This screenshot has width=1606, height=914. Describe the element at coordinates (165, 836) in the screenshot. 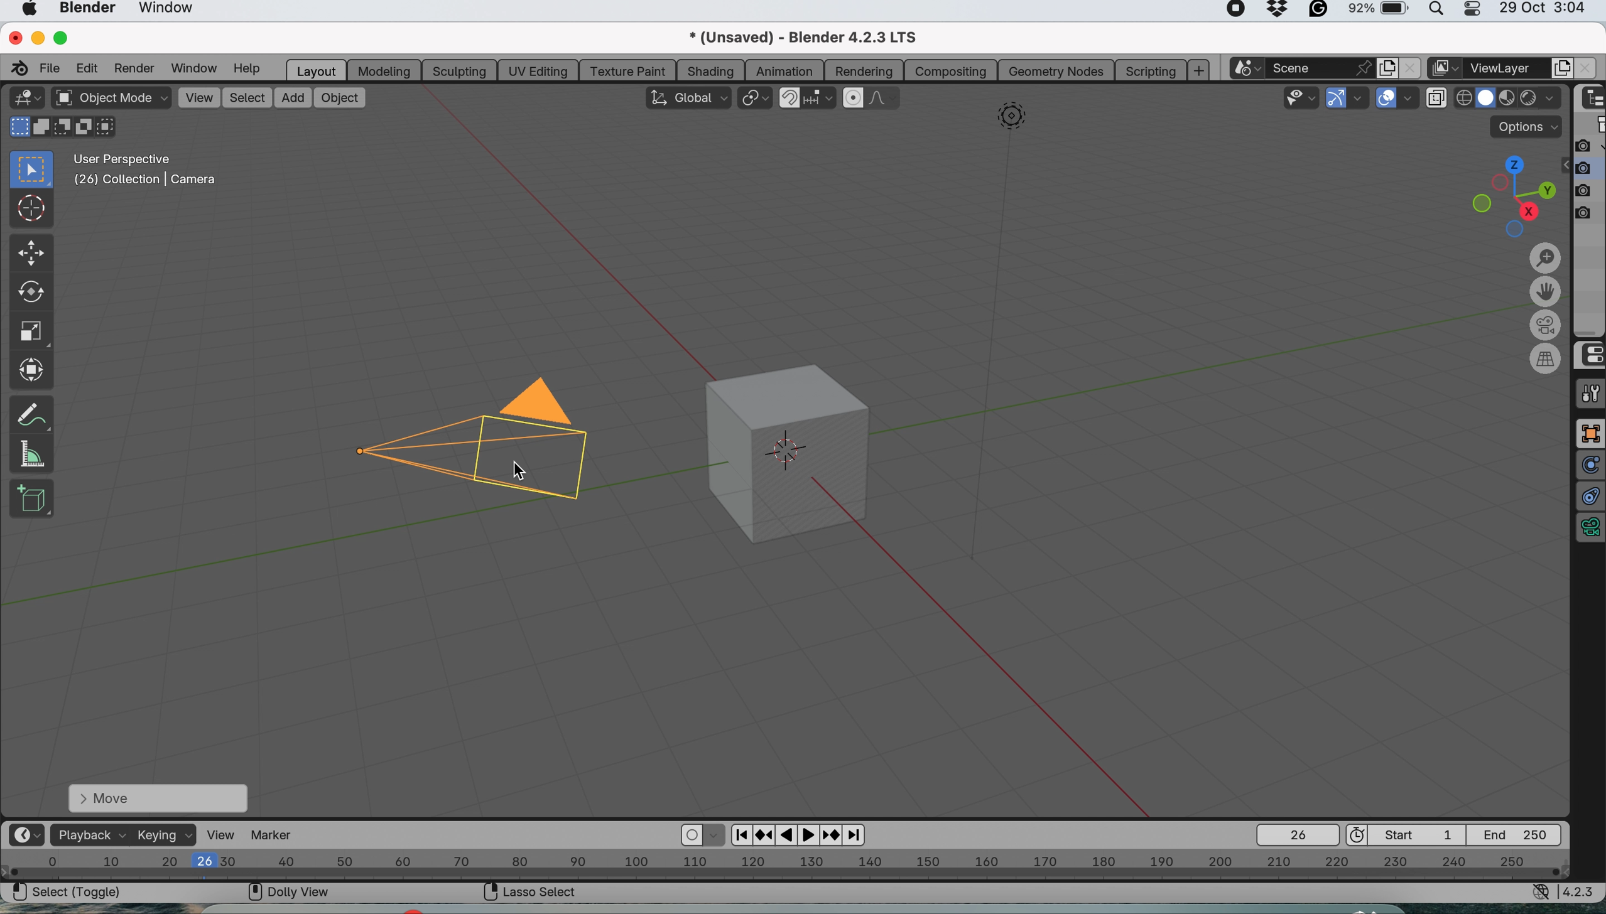

I see `keying` at that location.